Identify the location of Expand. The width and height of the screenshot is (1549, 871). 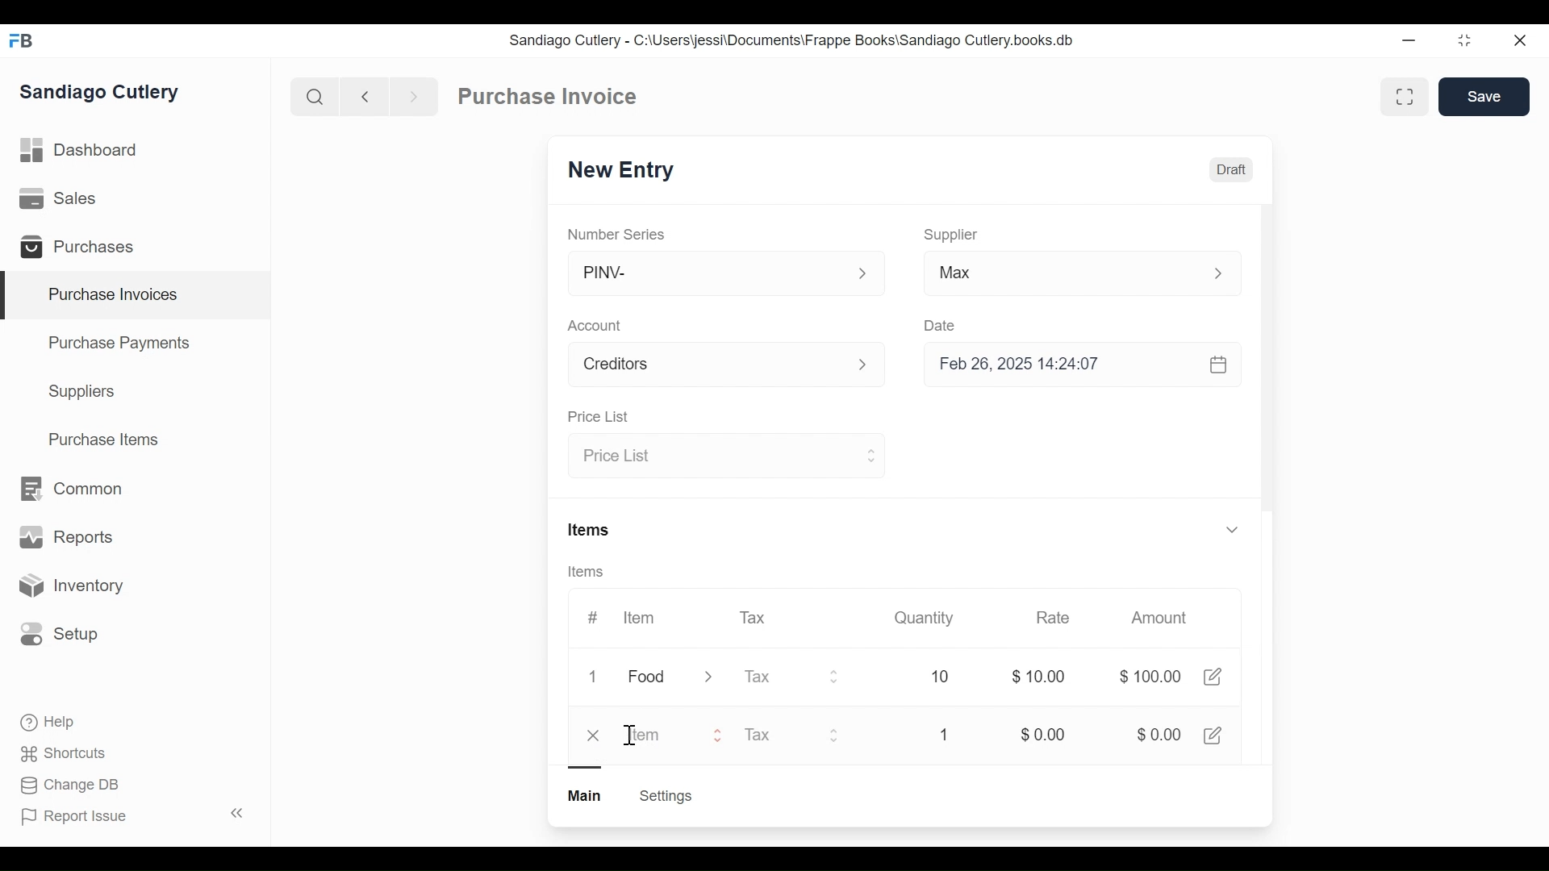
(718, 736).